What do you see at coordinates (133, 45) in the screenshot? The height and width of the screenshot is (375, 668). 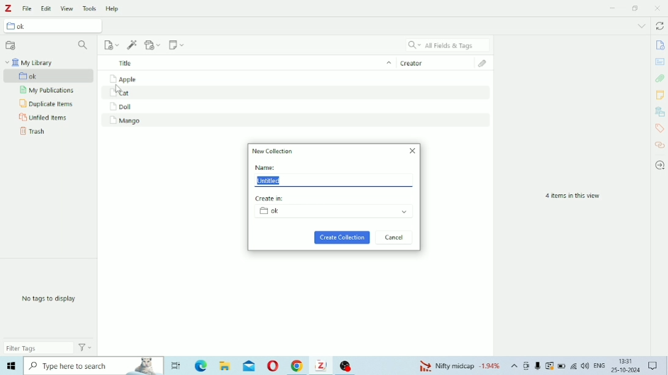 I see `Add Item (s) by Identifier` at bounding box center [133, 45].